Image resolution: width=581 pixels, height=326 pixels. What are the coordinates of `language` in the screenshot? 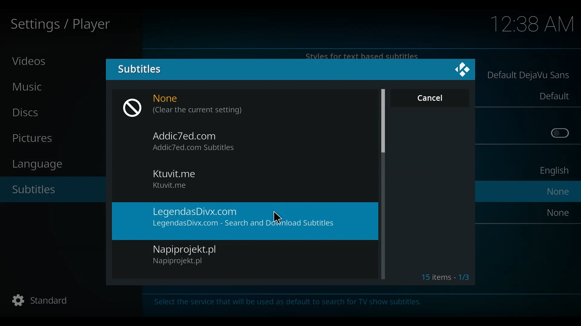 It's located at (41, 165).